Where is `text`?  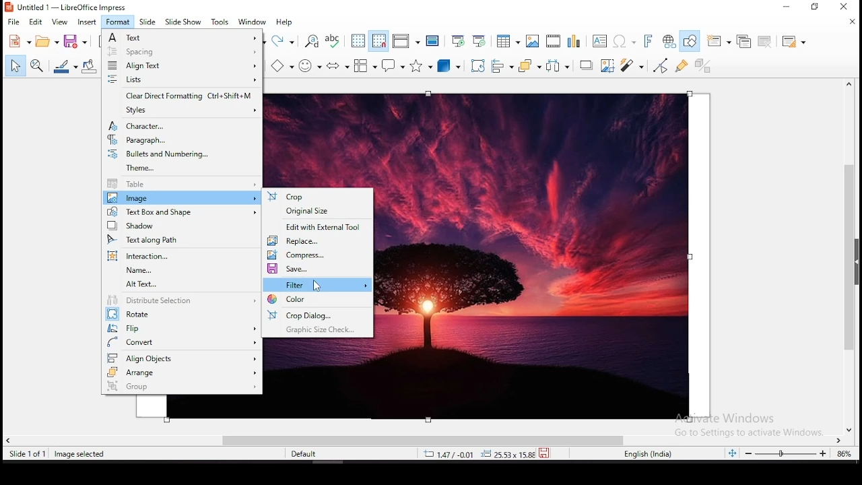
text is located at coordinates (183, 37).